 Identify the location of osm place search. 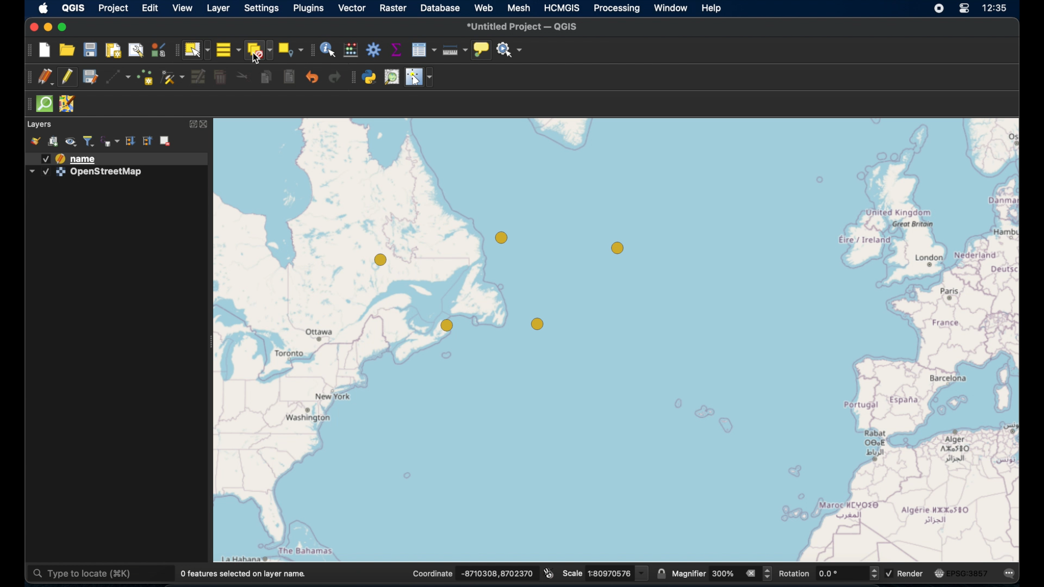
(393, 77).